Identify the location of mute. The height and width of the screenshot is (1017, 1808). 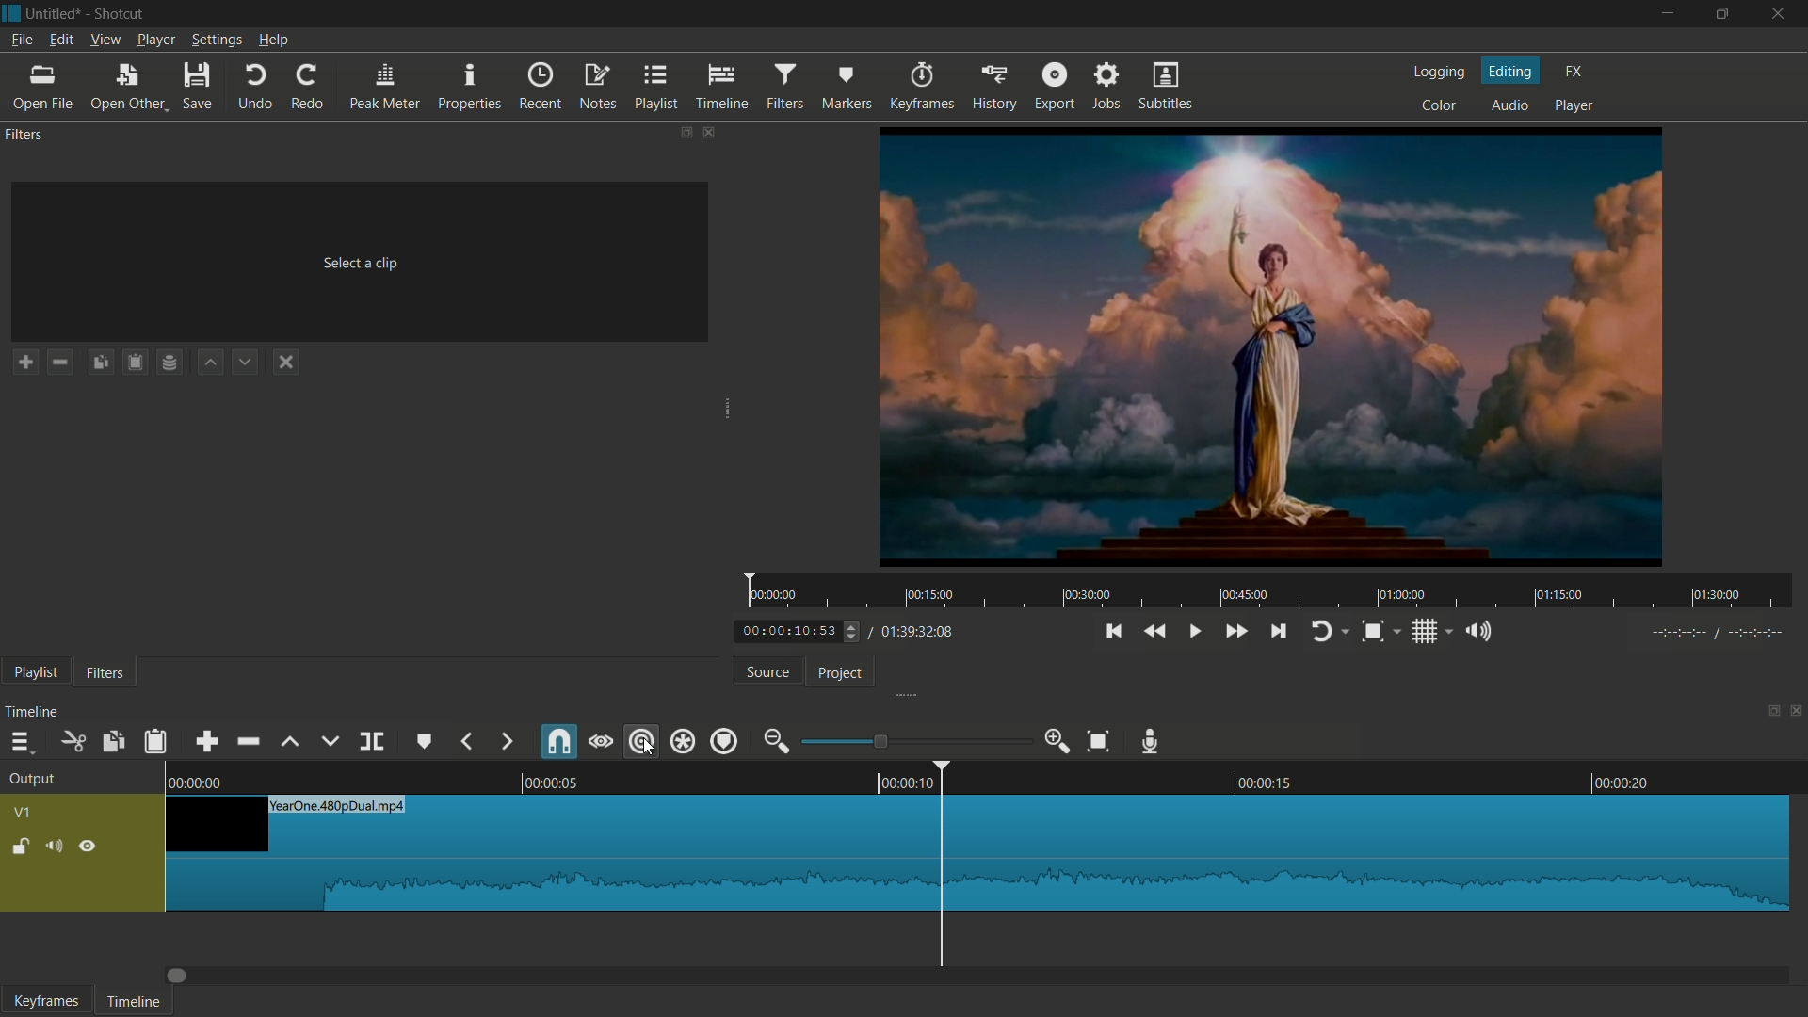
(54, 848).